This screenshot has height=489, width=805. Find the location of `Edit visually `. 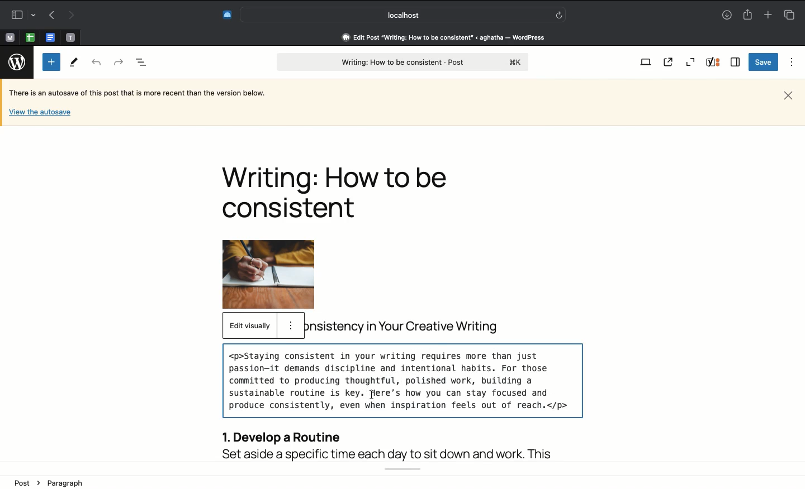

Edit visually  is located at coordinates (249, 326).